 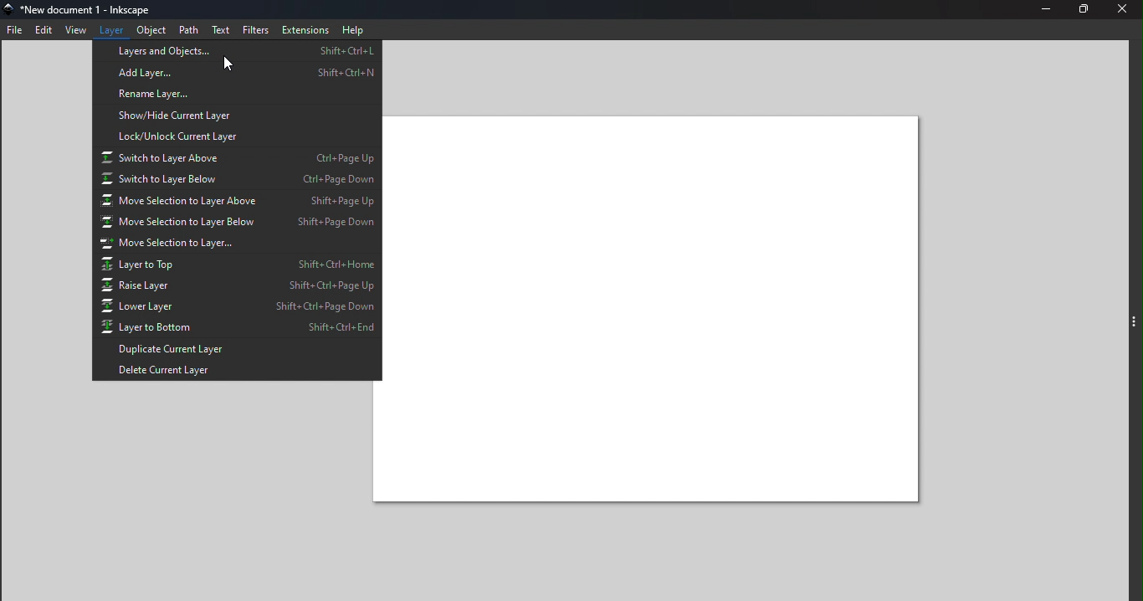 I want to click on File name, so click(x=87, y=9).